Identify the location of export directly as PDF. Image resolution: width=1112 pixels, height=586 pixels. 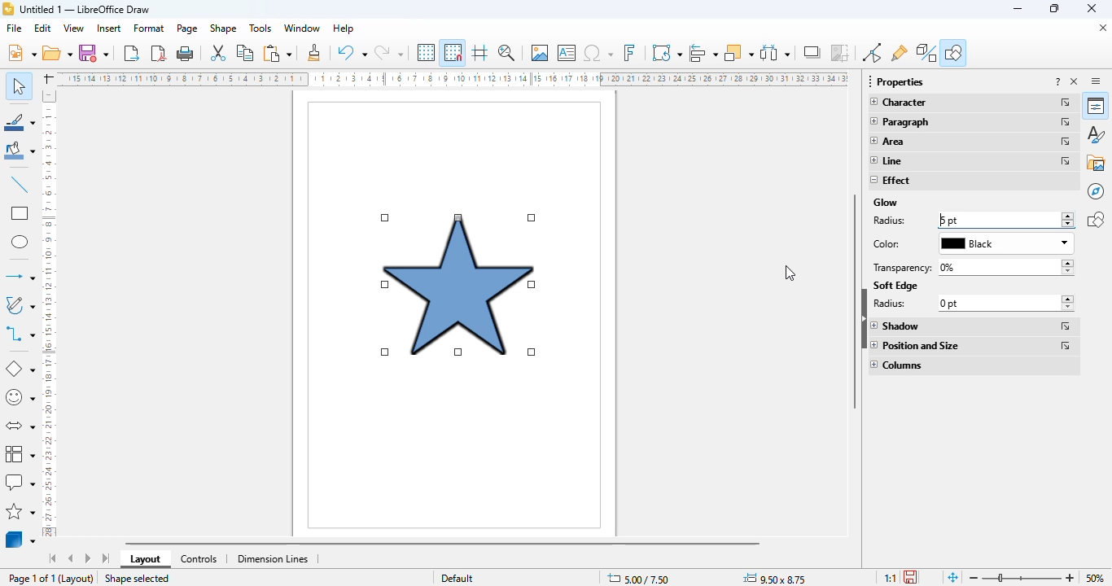
(160, 53).